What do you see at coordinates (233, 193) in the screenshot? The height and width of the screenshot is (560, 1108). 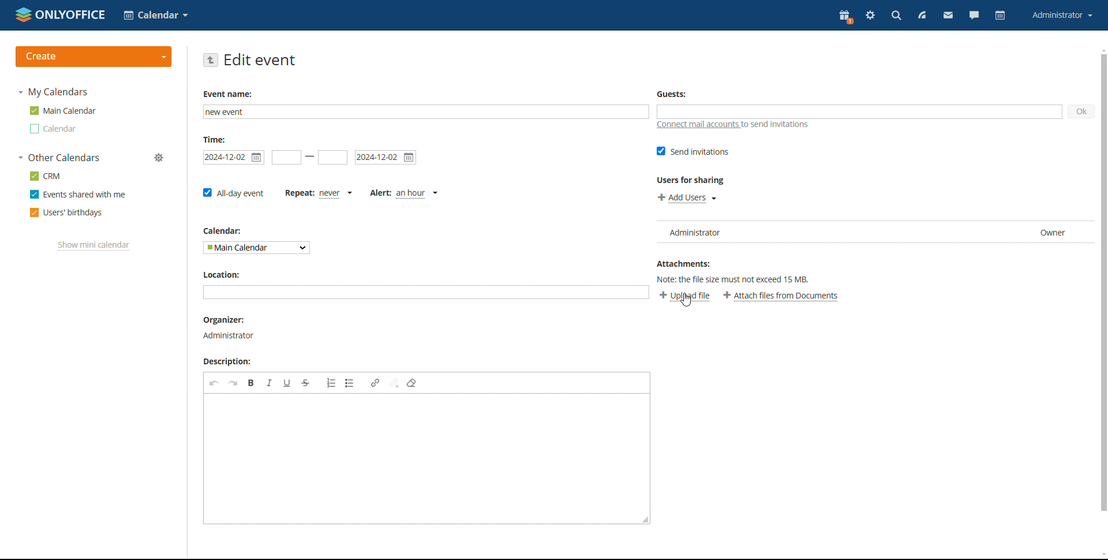 I see `all-day event` at bounding box center [233, 193].